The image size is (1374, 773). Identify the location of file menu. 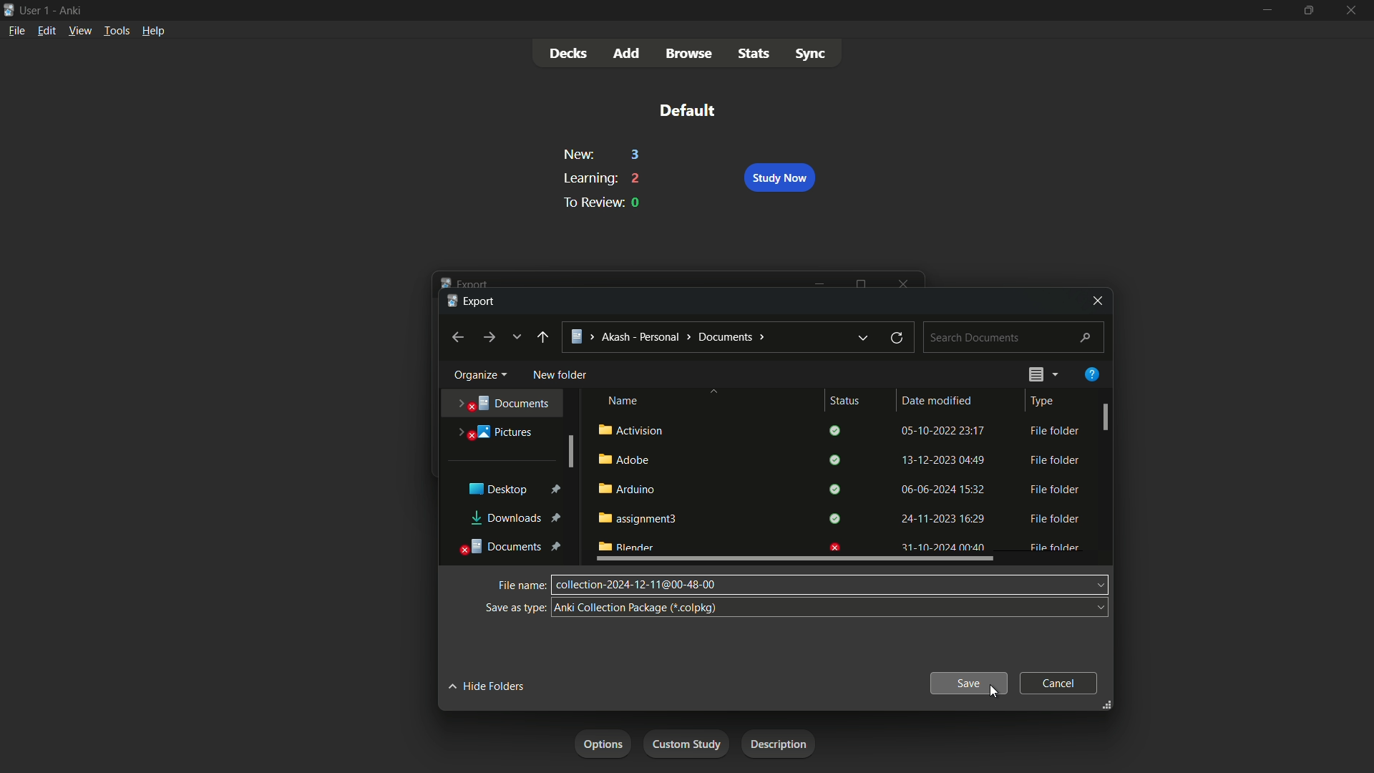
(19, 30).